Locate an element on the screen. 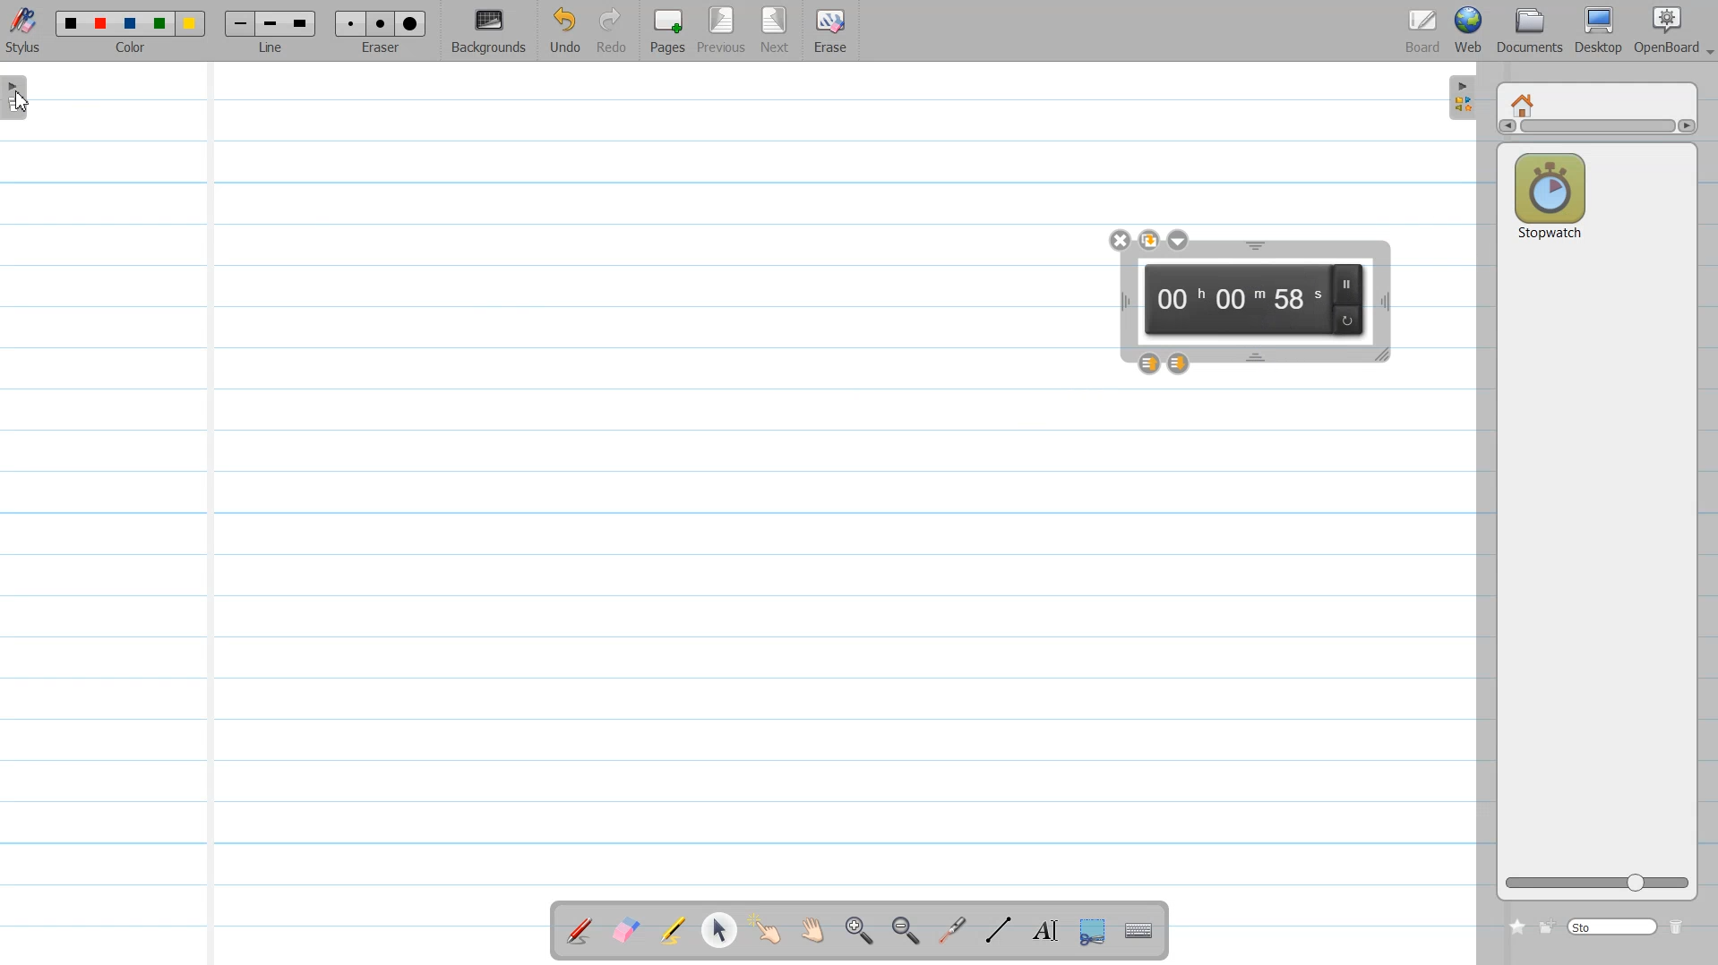 This screenshot has width=1718, height=965. Capture part of the Screen is located at coordinates (1095, 932).